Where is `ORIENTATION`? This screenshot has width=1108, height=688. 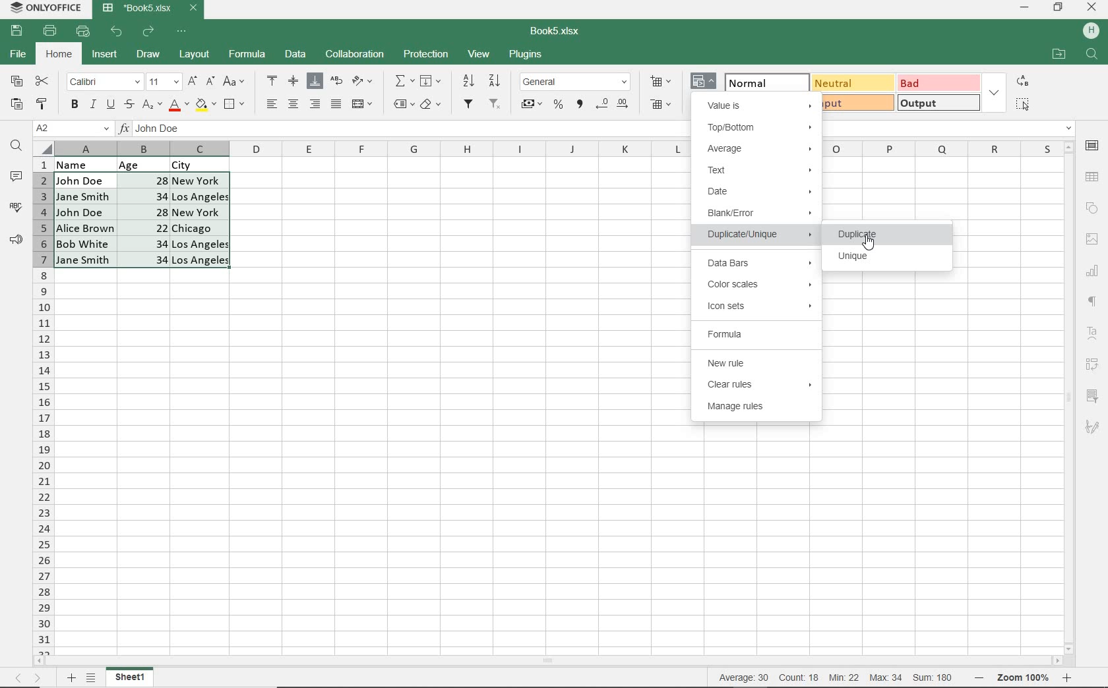 ORIENTATION is located at coordinates (363, 82).